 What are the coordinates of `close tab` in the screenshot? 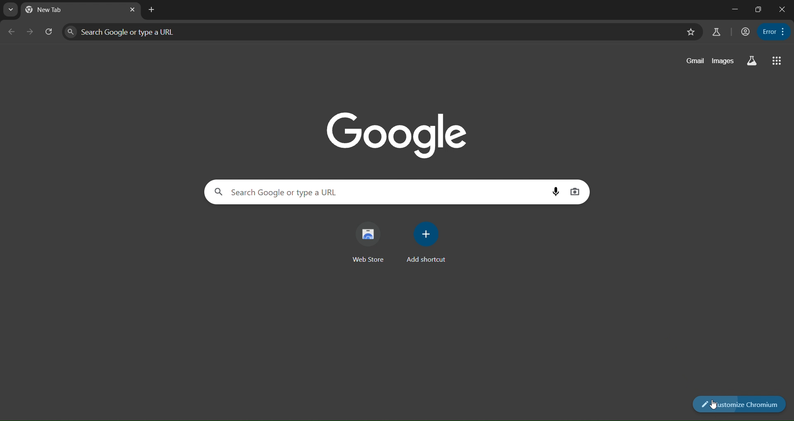 It's located at (132, 10).